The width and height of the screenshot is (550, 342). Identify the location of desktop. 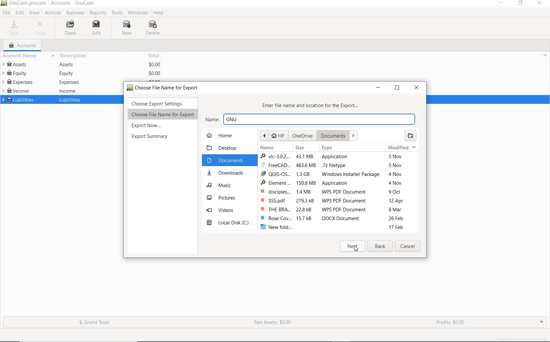
(224, 148).